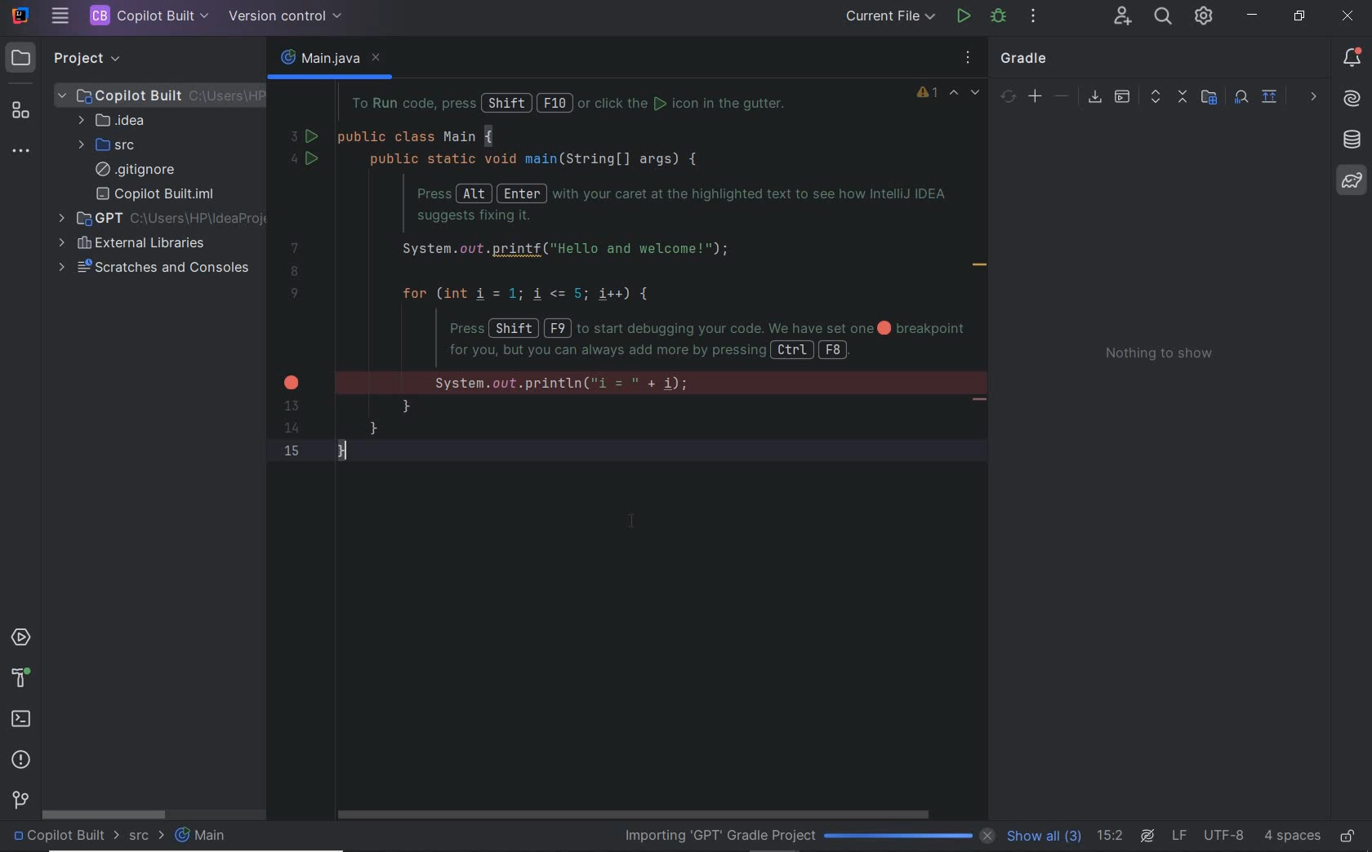  I want to click on 3, so click(295, 135).